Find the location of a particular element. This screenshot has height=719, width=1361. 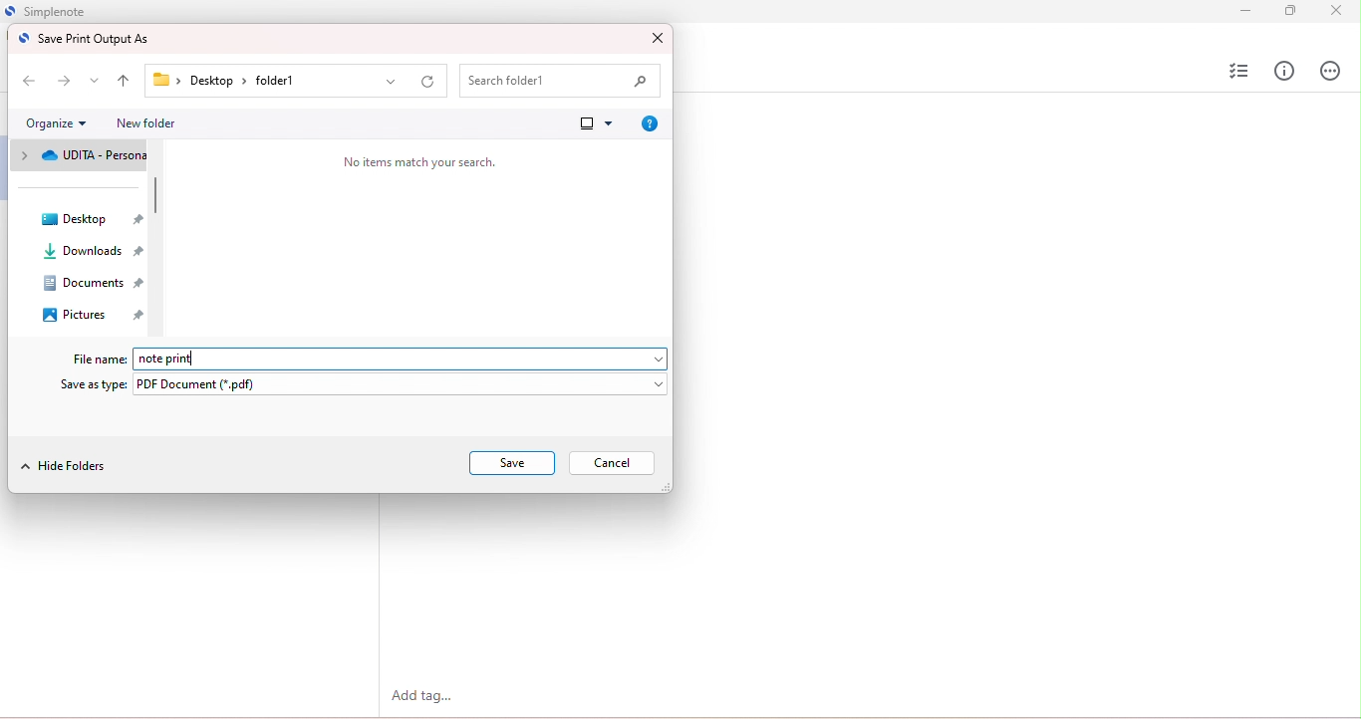

minimize is located at coordinates (1239, 10).